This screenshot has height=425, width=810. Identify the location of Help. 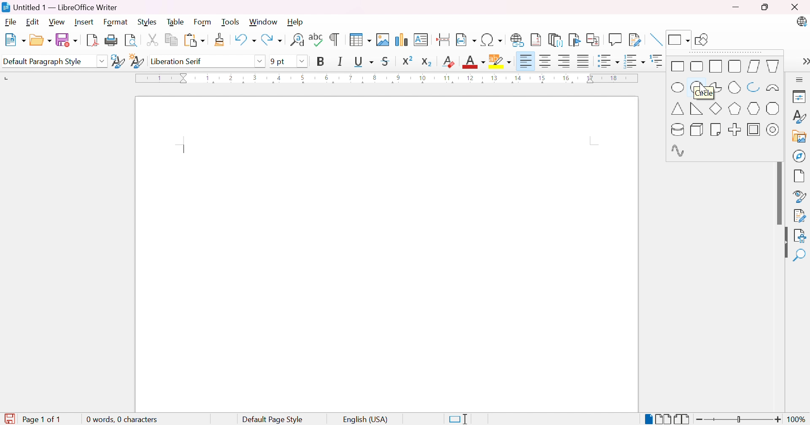
(296, 22).